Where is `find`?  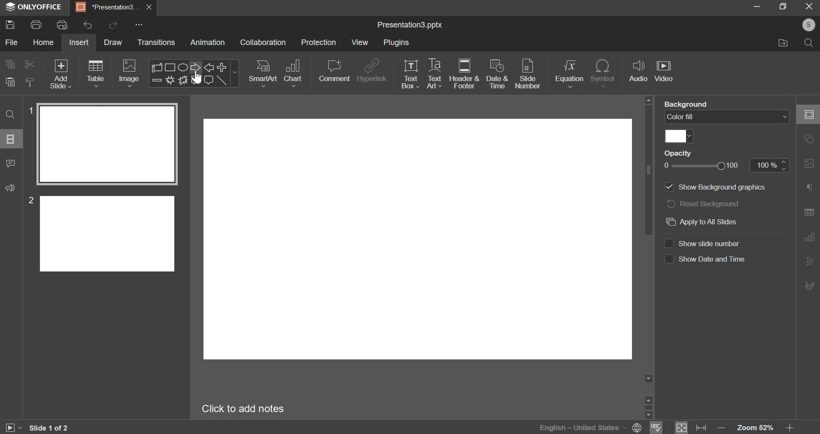 find is located at coordinates (10, 115).